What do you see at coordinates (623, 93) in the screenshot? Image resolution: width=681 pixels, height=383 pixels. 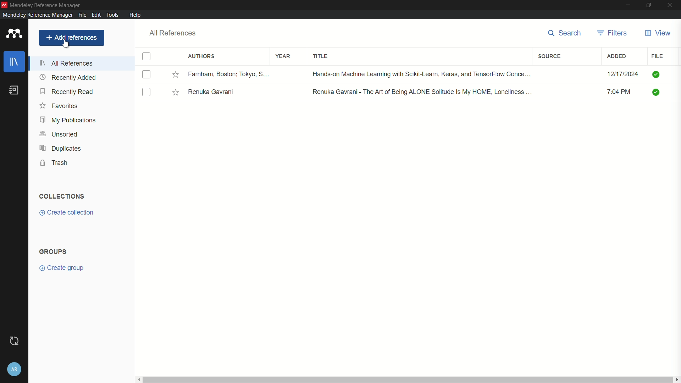 I see `7:04 PM` at bounding box center [623, 93].